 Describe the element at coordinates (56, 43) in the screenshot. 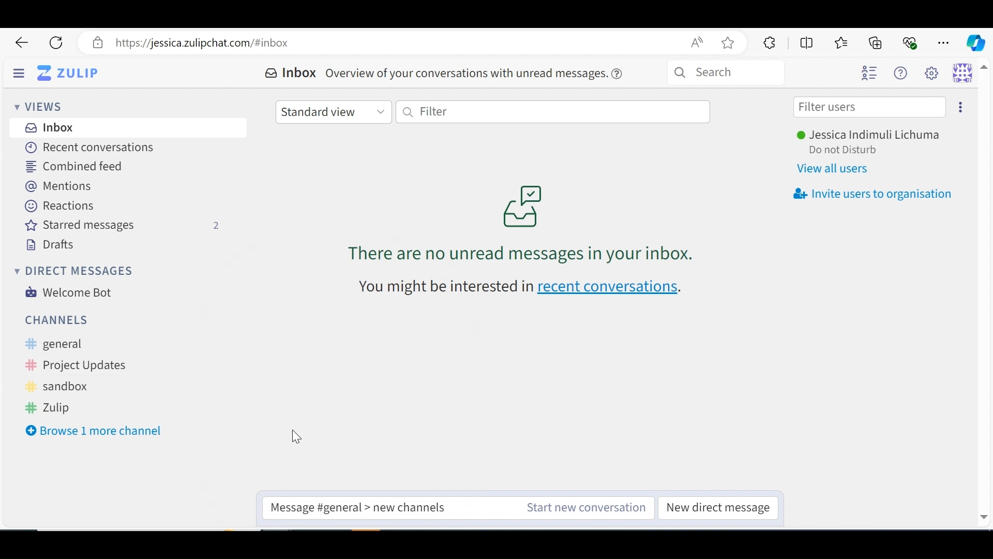

I see `Reload` at that location.